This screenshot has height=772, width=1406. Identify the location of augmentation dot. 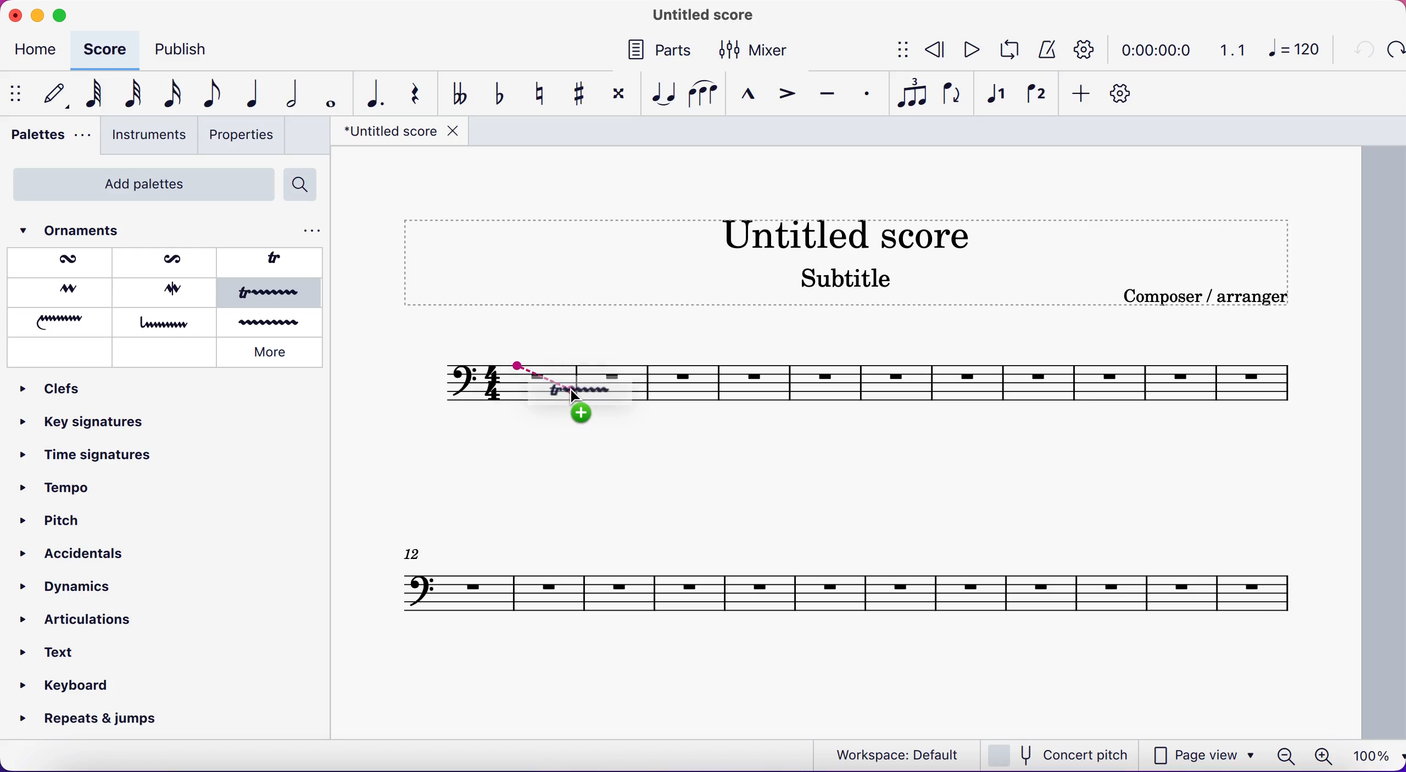
(372, 93).